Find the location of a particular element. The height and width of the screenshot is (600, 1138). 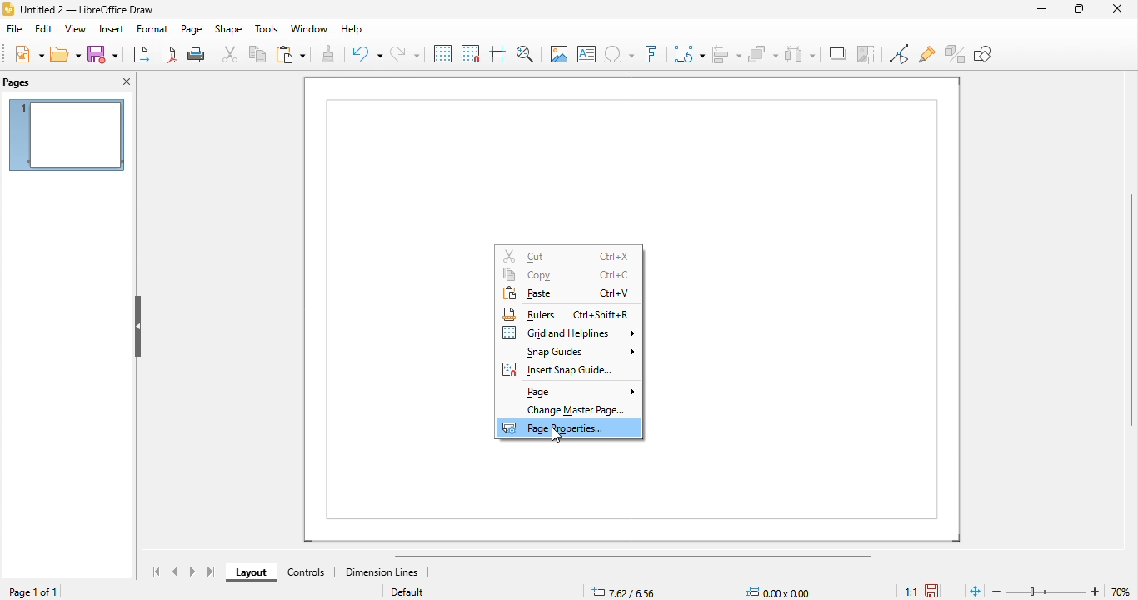

fit page to current window is located at coordinates (976, 591).